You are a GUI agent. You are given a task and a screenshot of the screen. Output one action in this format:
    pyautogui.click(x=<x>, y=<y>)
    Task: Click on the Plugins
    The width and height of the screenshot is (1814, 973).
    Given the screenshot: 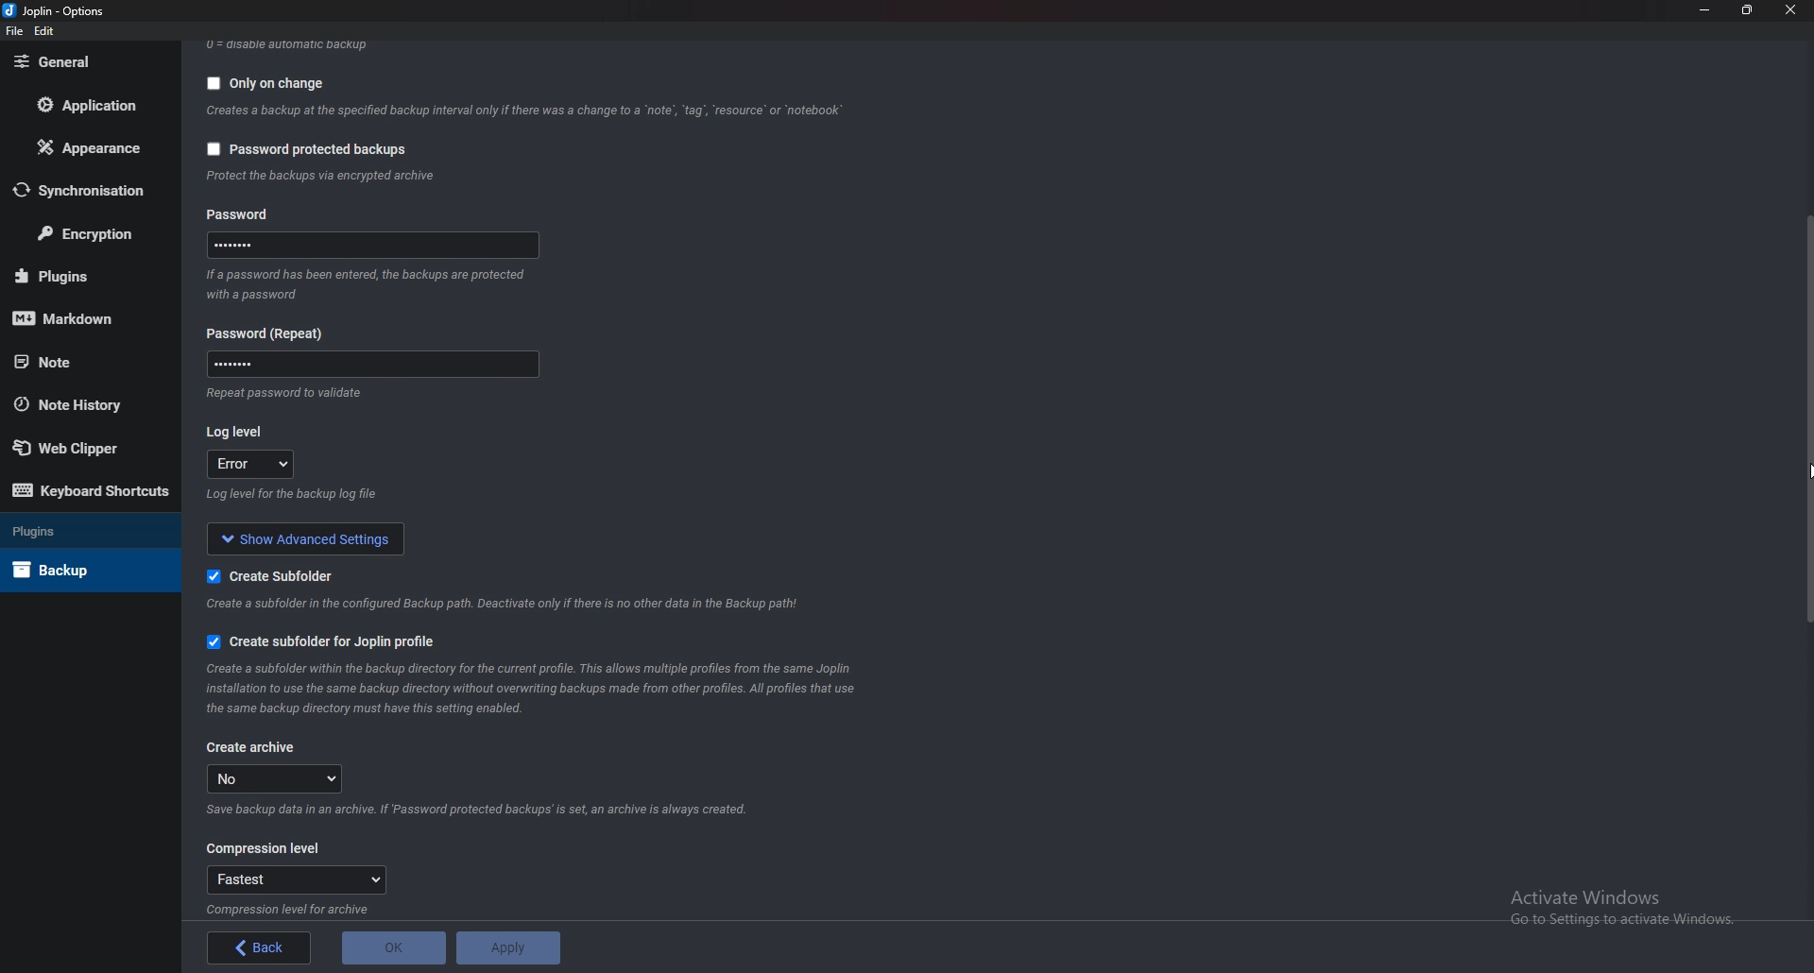 What is the action you would take?
    pyautogui.click(x=73, y=530)
    